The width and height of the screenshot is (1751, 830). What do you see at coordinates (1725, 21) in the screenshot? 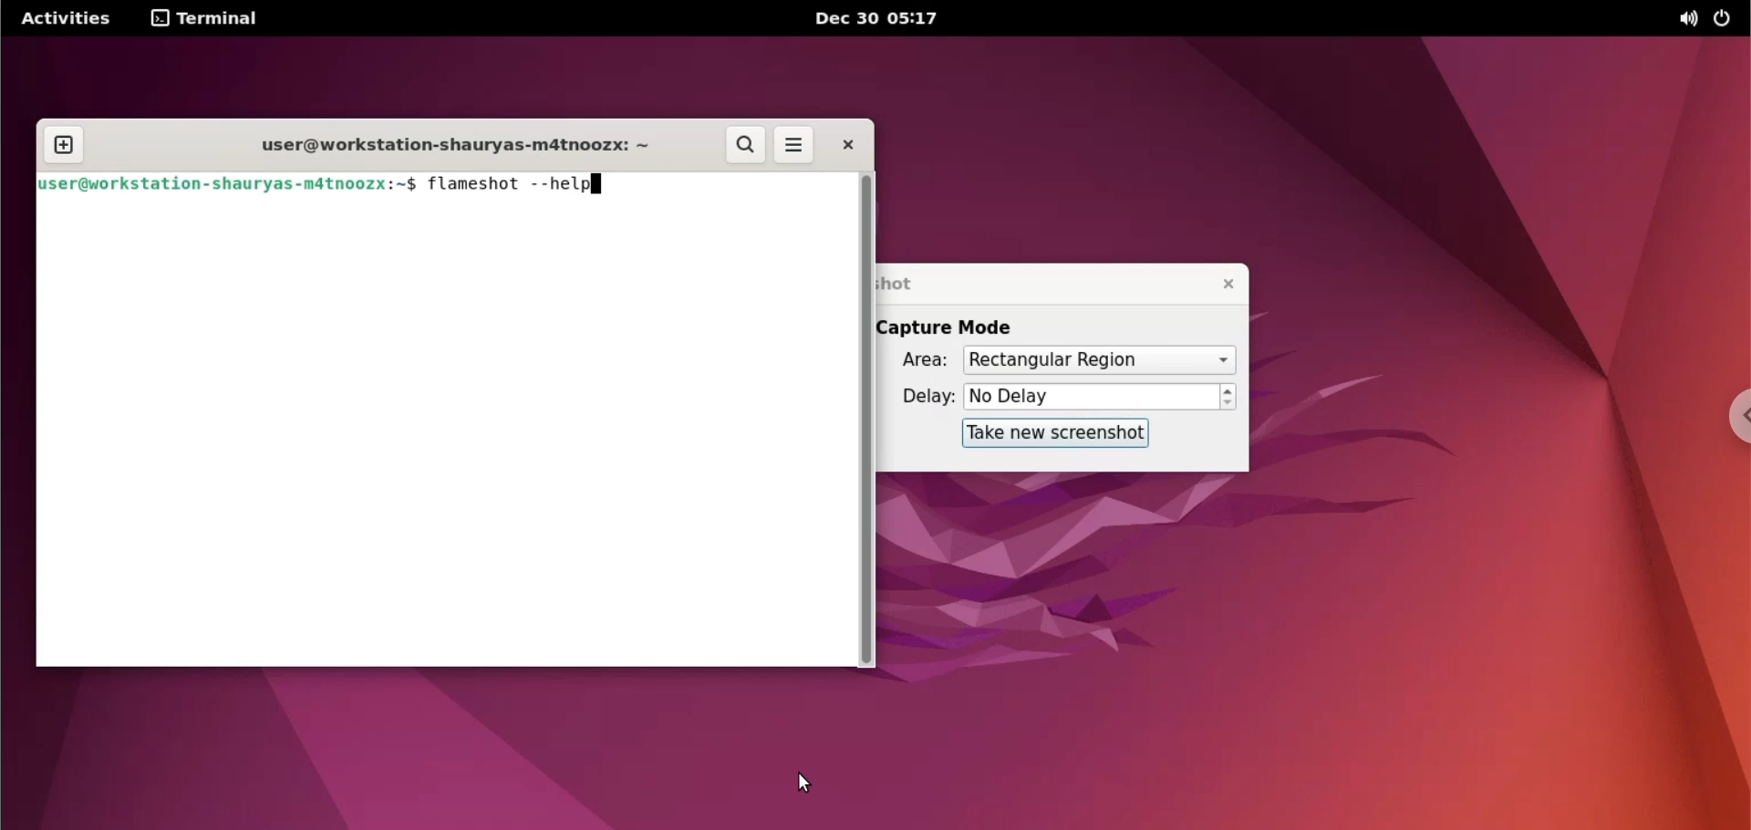
I see `power options` at bounding box center [1725, 21].